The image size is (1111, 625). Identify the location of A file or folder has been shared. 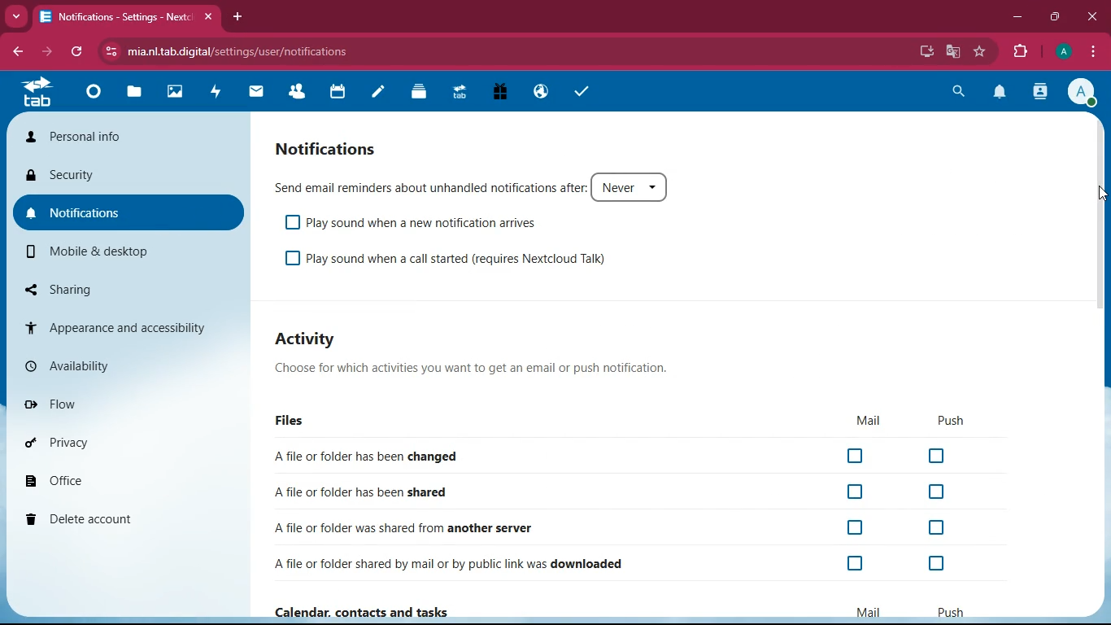
(612, 492).